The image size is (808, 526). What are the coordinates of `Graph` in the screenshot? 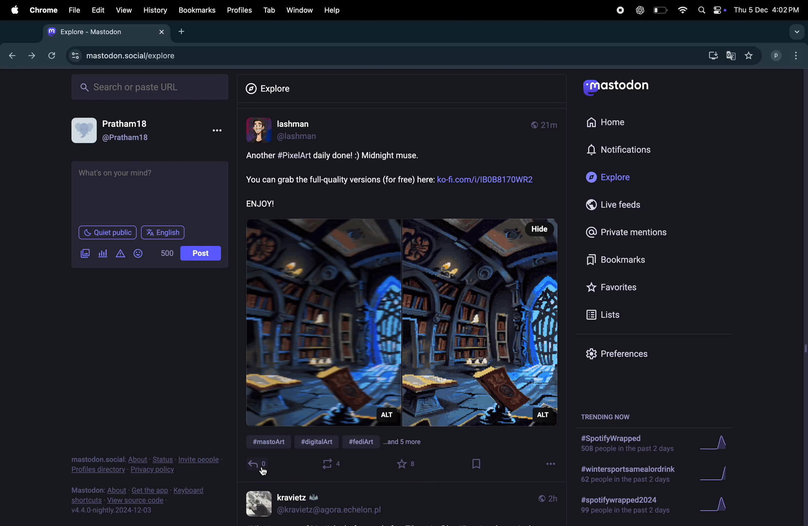 It's located at (718, 475).